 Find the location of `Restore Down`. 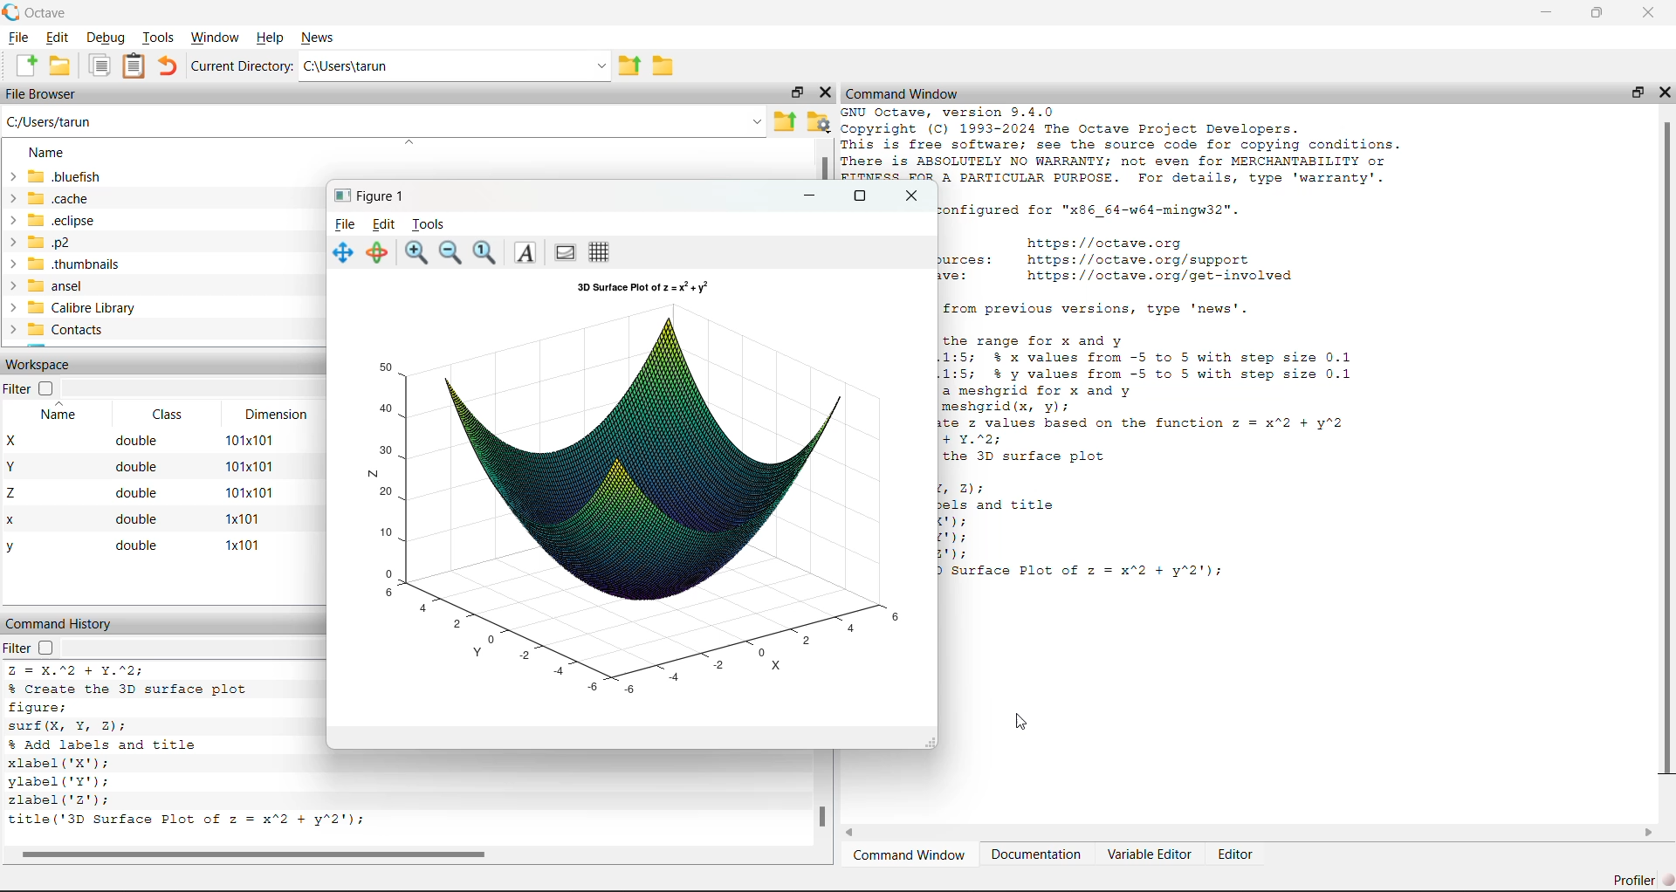

Restore Down is located at coordinates (1638, 93).